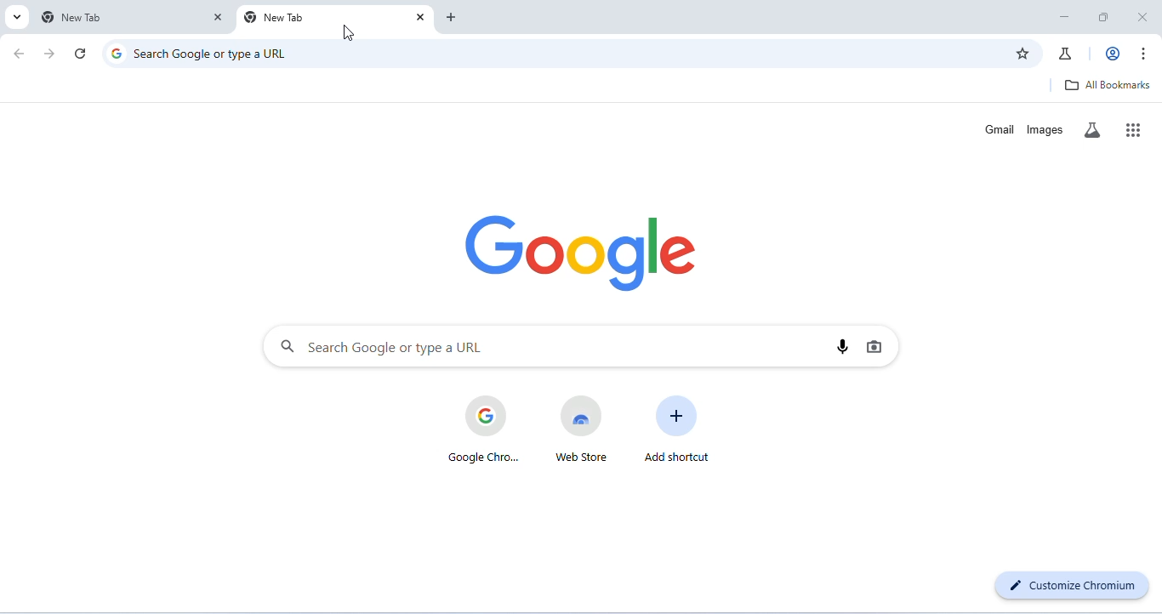 This screenshot has height=614, width=1162. I want to click on voice search, so click(842, 348).